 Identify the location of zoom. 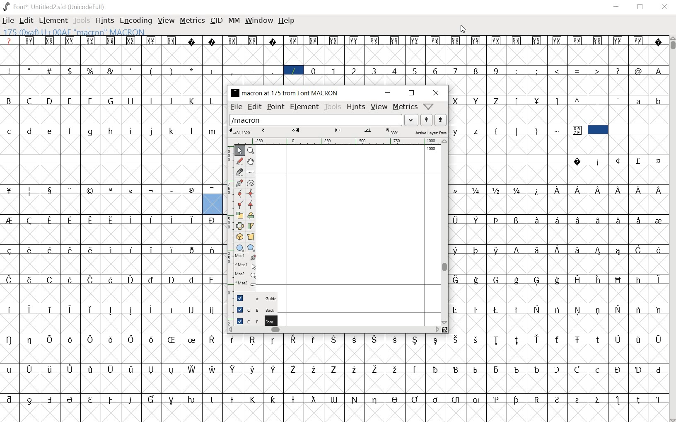
(251, 150).